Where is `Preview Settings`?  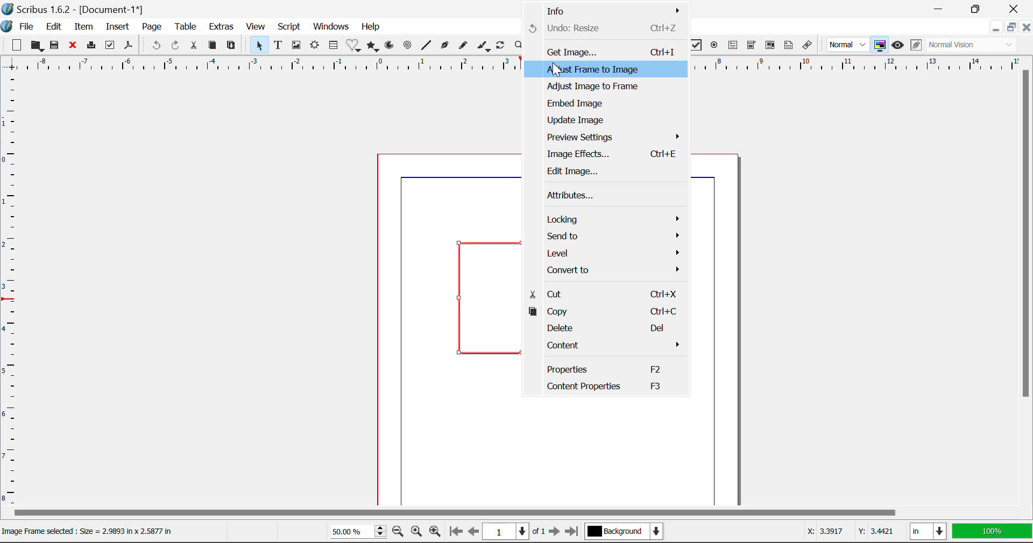 Preview Settings is located at coordinates (609, 138).